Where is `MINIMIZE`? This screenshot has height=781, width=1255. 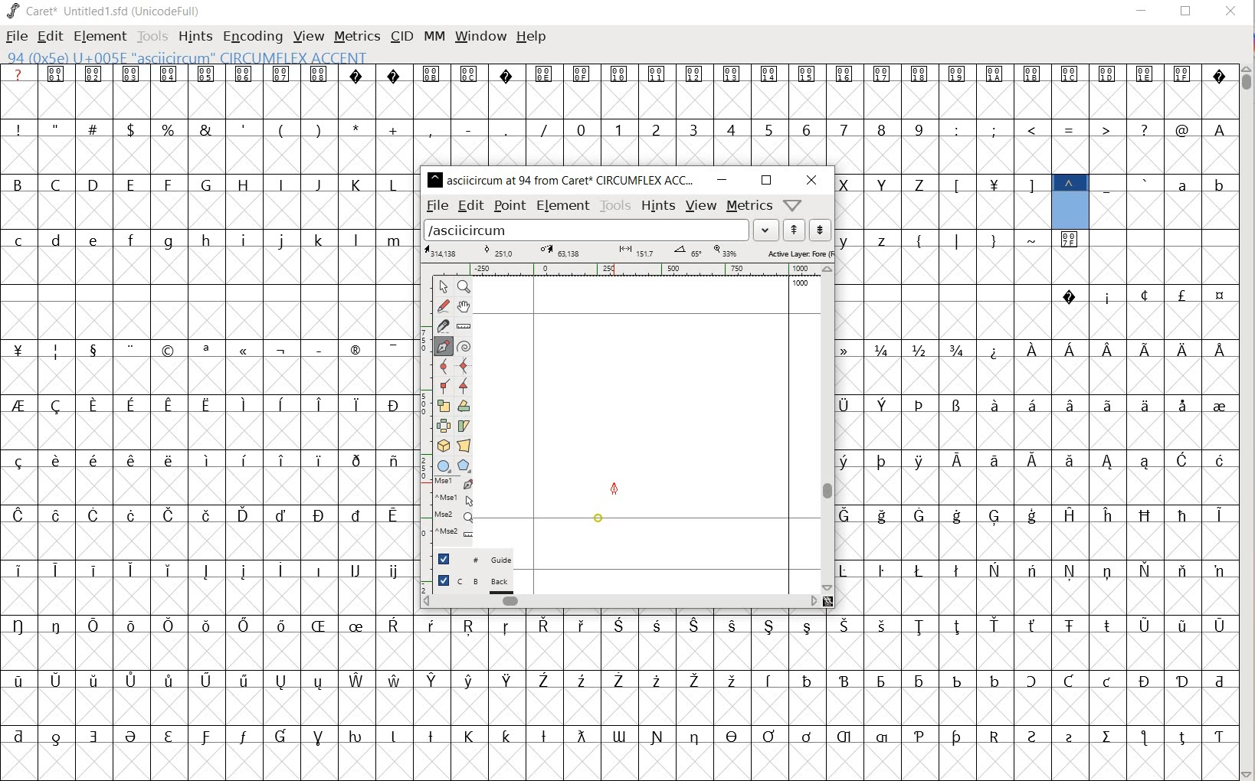
MINIMIZE is located at coordinates (1142, 10).